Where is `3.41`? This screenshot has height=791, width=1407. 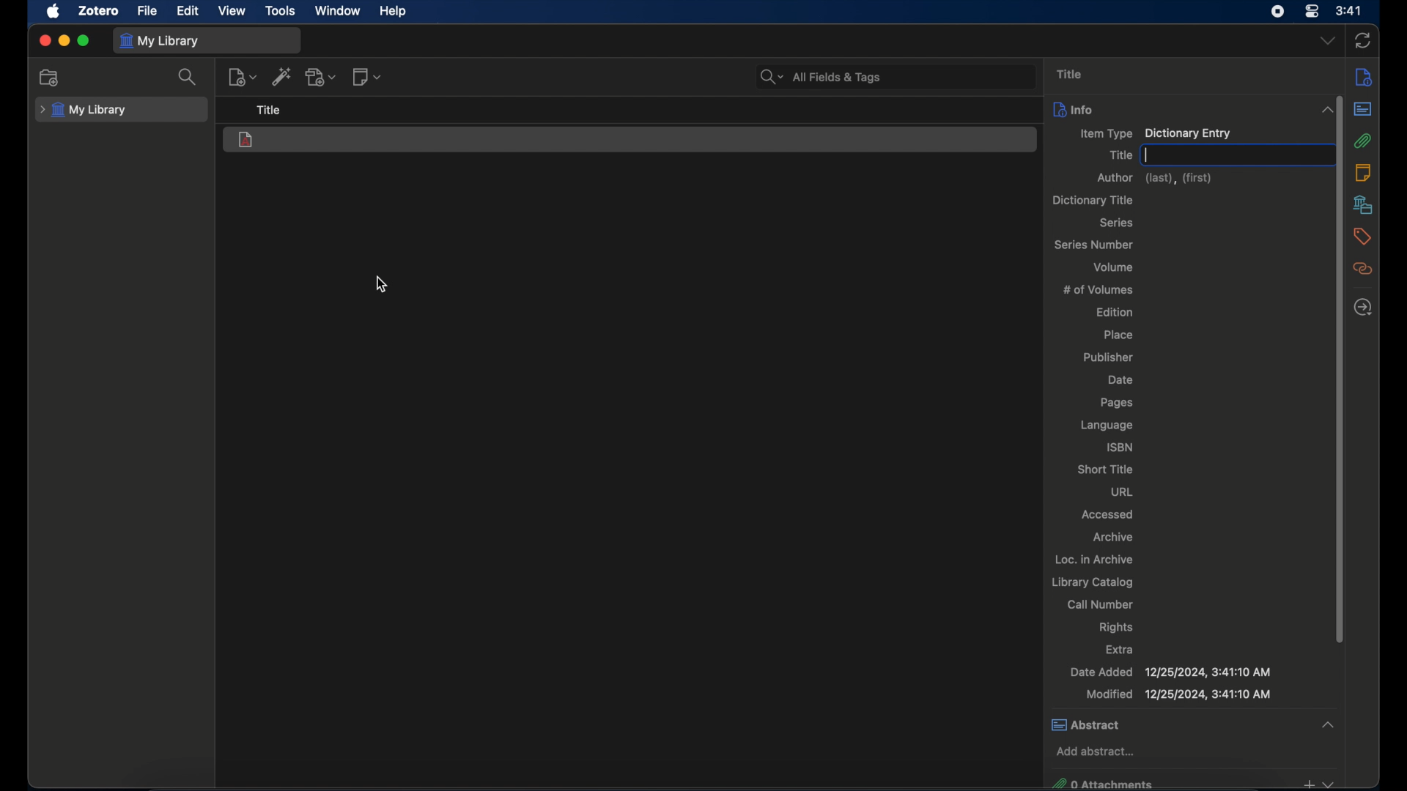 3.41 is located at coordinates (1349, 12).